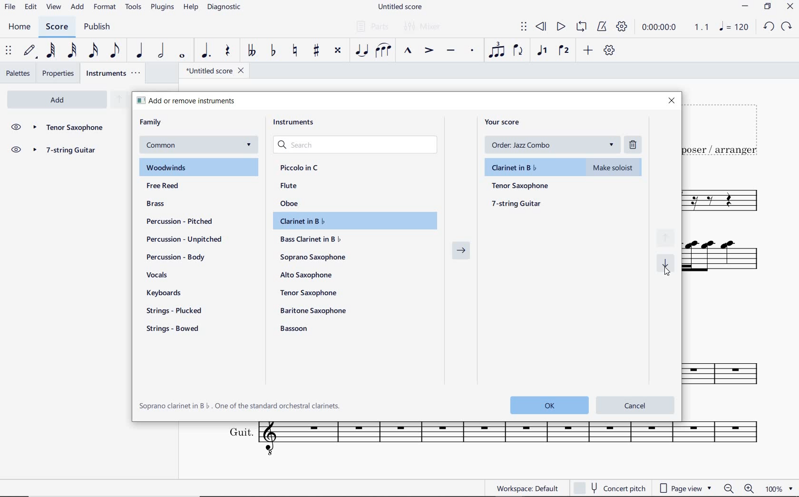 Image resolution: width=799 pixels, height=497 pixels. What do you see at coordinates (636, 404) in the screenshot?
I see `cancel` at bounding box center [636, 404].